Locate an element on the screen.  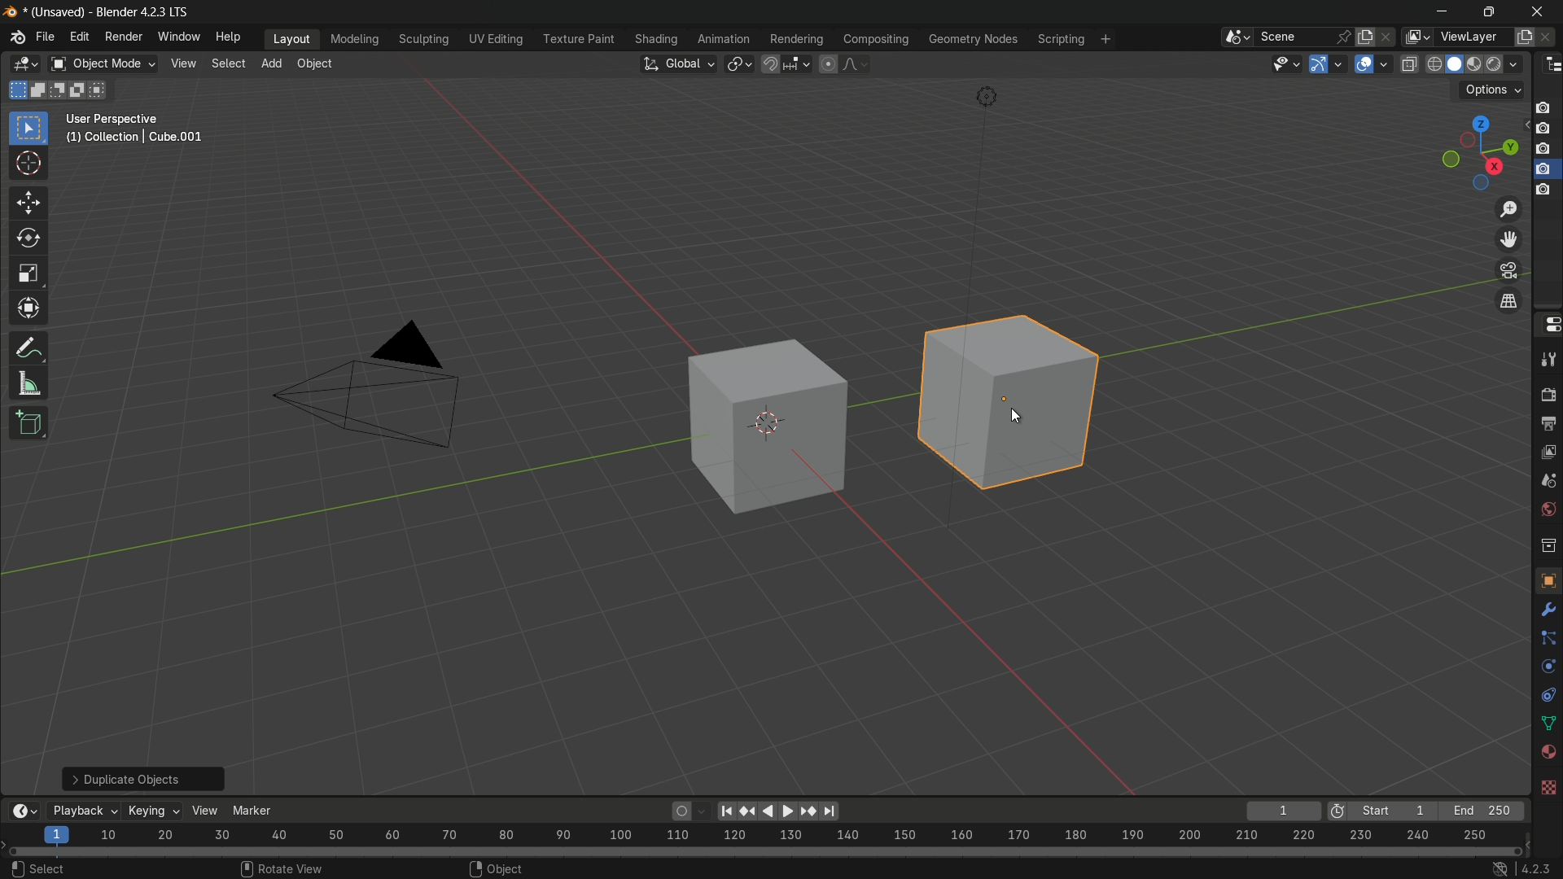
Before Screen is located at coordinates (725, 808).